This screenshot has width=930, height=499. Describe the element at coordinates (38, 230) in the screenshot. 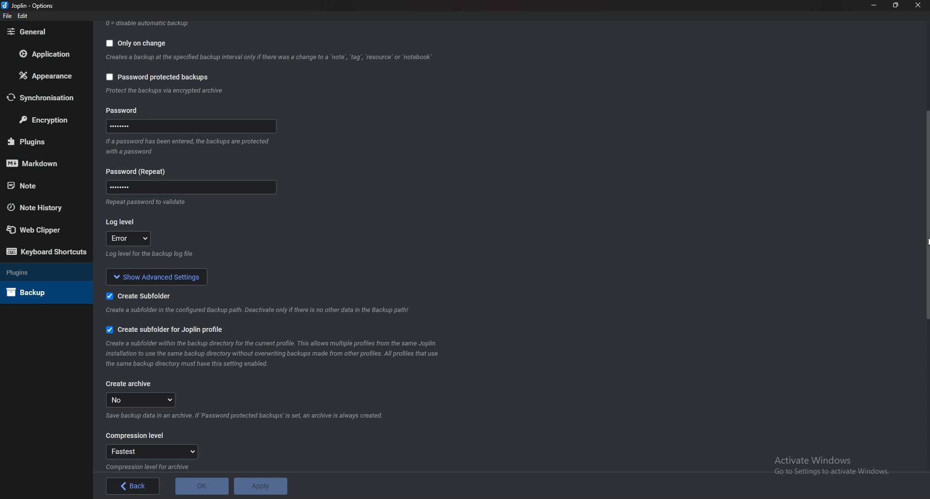

I see `Web Clipper` at that location.